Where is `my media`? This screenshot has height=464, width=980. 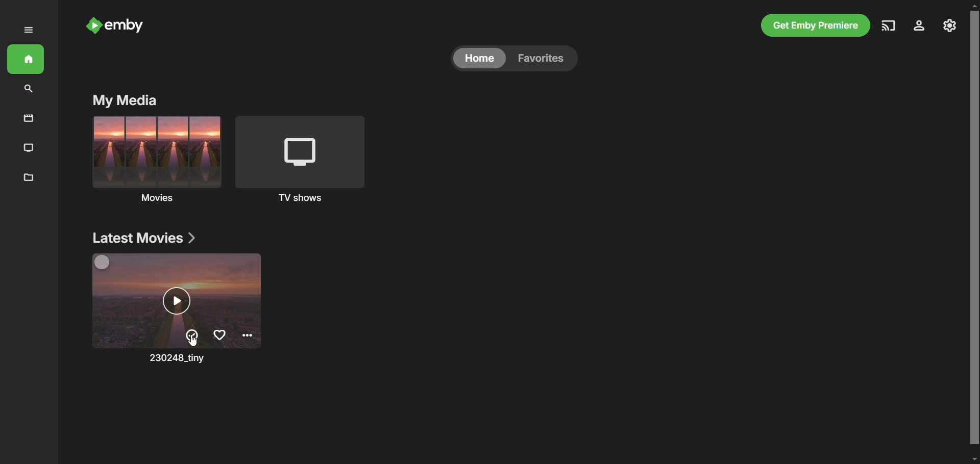 my media is located at coordinates (124, 101).